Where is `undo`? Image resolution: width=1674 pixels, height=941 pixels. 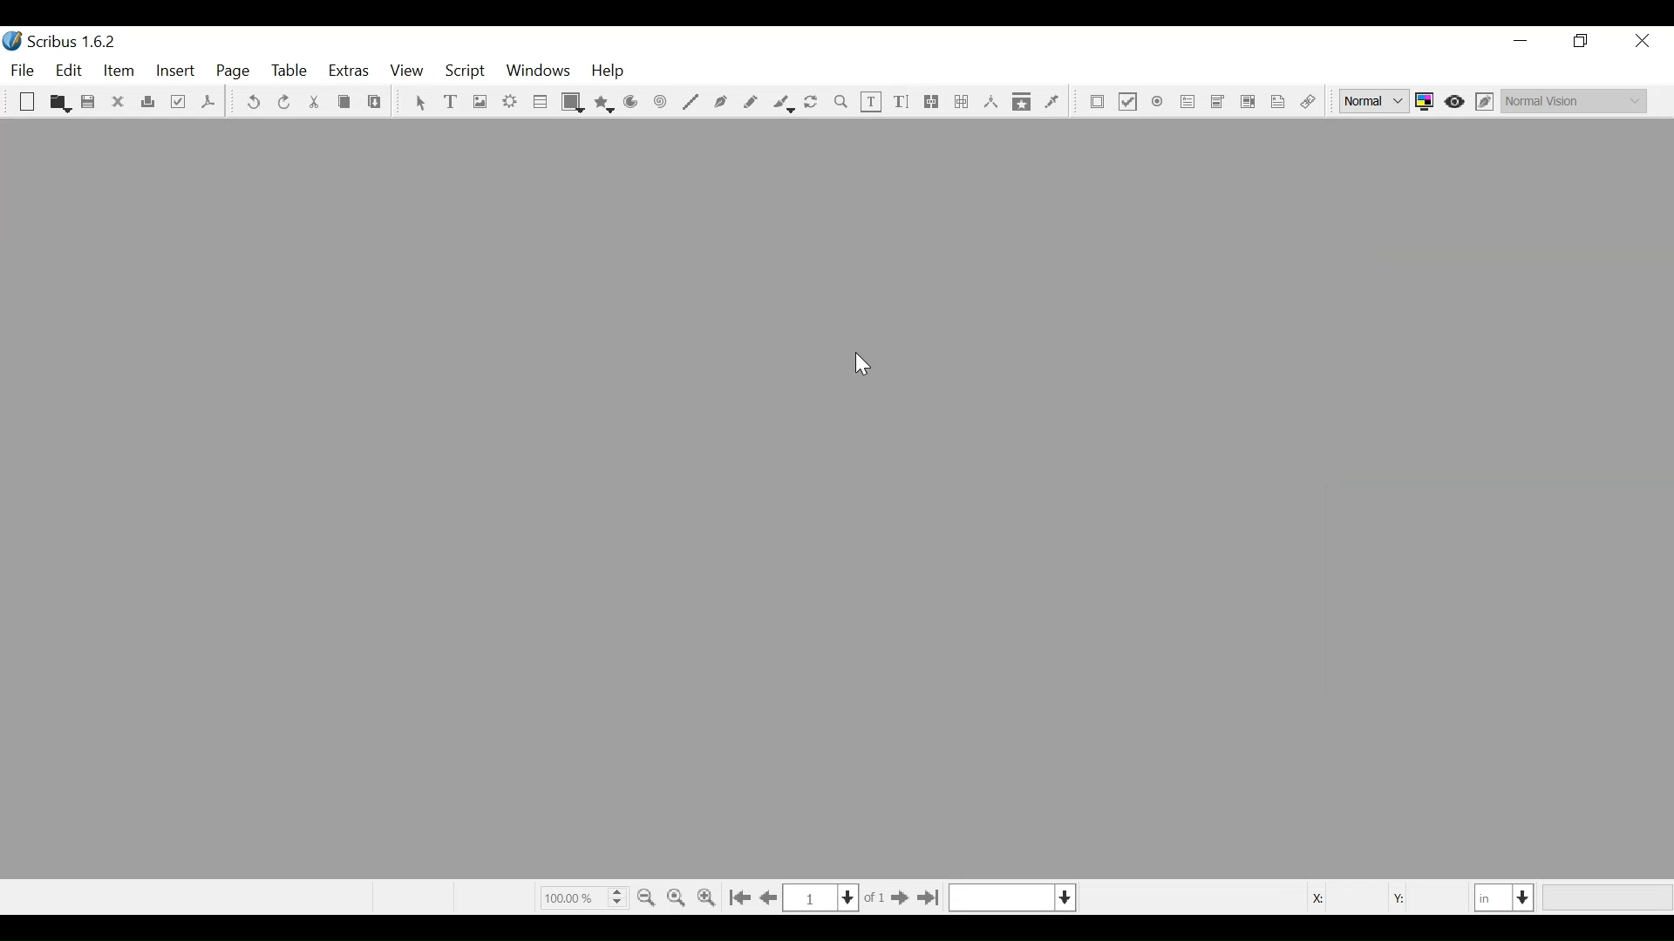 undo is located at coordinates (254, 103).